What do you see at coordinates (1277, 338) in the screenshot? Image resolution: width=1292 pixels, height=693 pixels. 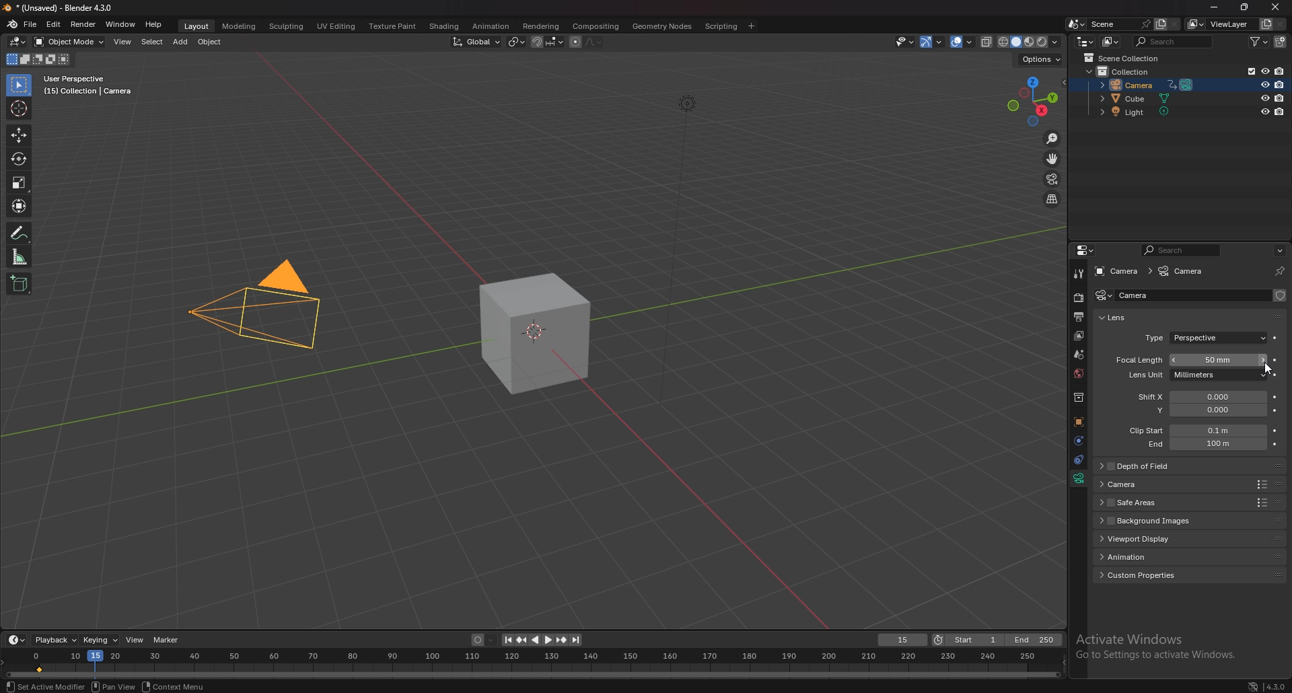 I see `animate property` at bounding box center [1277, 338].